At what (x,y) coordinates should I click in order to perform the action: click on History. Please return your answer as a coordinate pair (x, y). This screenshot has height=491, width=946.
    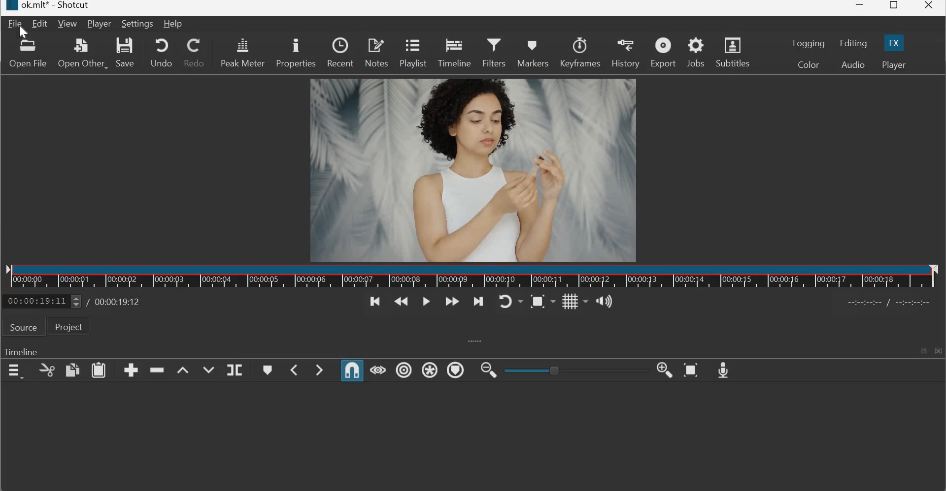
    Looking at the image, I should click on (625, 52).